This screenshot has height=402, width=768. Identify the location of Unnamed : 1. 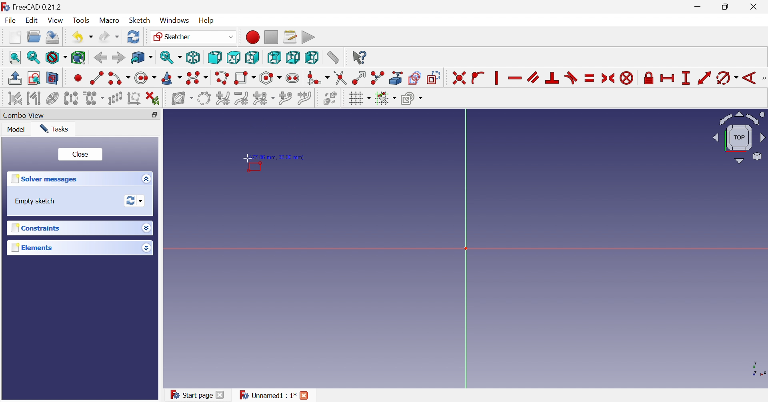
(266, 395).